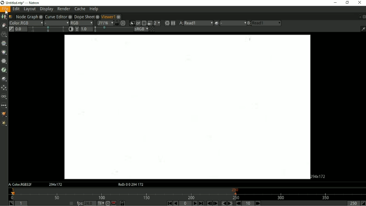 This screenshot has width=366, height=206. What do you see at coordinates (131, 185) in the screenshot?
I see `RoD` at bounding box center [131, 185].